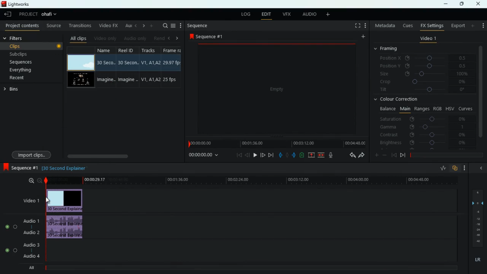 The width and height of the screenshot is (487, 274). I want to click on battery, so click(302, 156).